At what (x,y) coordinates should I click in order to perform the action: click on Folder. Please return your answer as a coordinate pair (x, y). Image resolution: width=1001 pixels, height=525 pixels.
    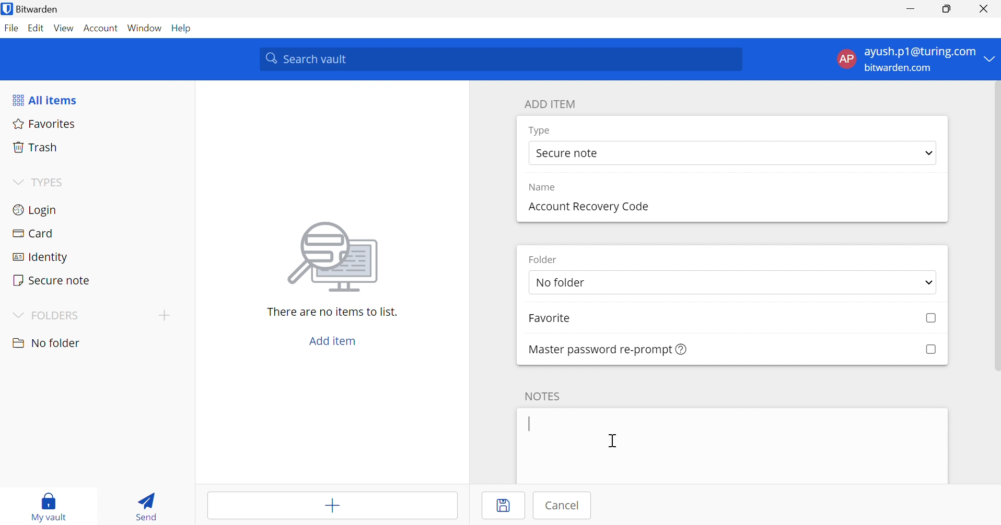
    Looking at the image, I should click on (546, 259).